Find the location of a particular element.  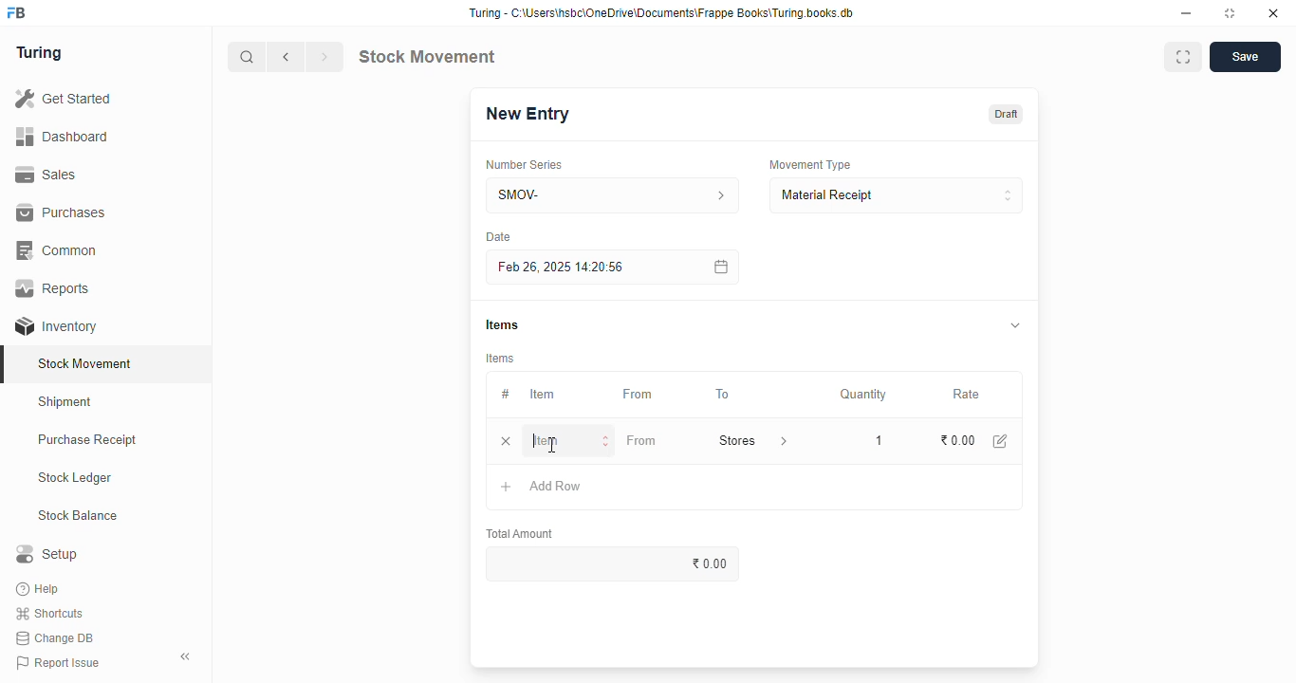

₹0.00 is located at coordinates (958, 441).